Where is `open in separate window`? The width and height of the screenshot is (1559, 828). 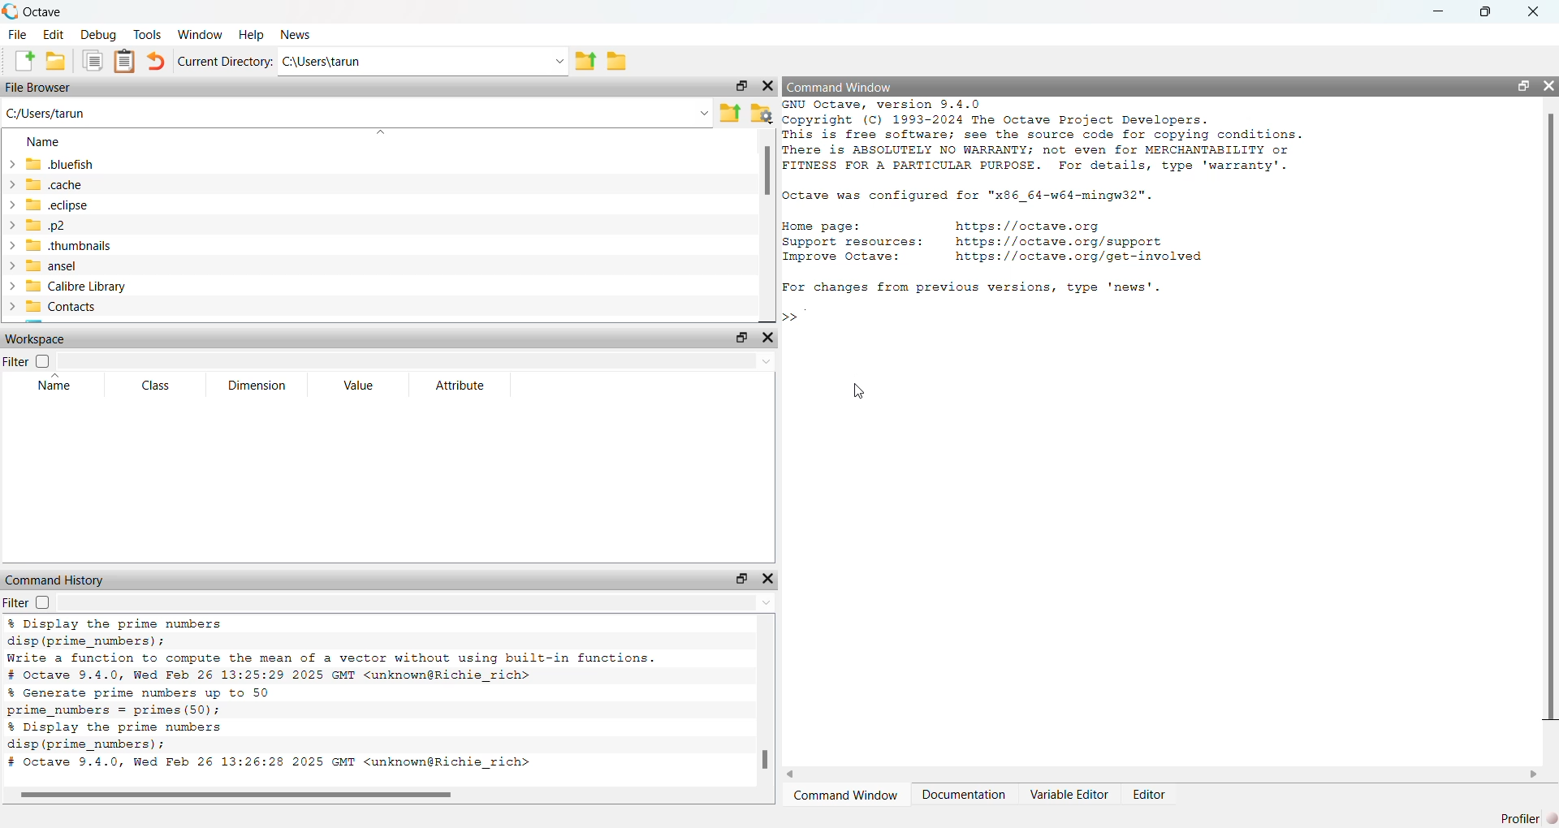
open in separate window is located at coordinates (742, 578).